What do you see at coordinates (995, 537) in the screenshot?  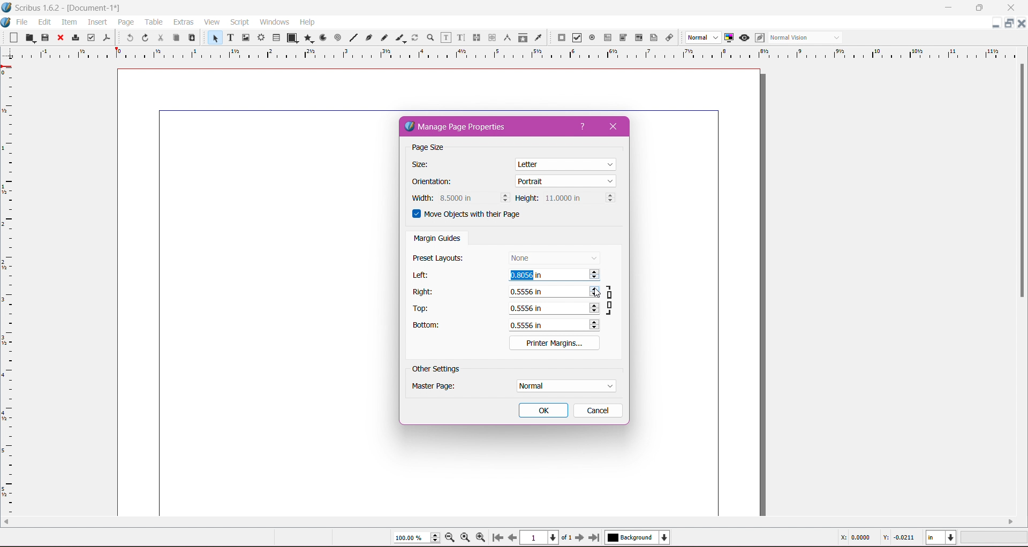 I see `Zoom Level` at bounding box center [995, 537].